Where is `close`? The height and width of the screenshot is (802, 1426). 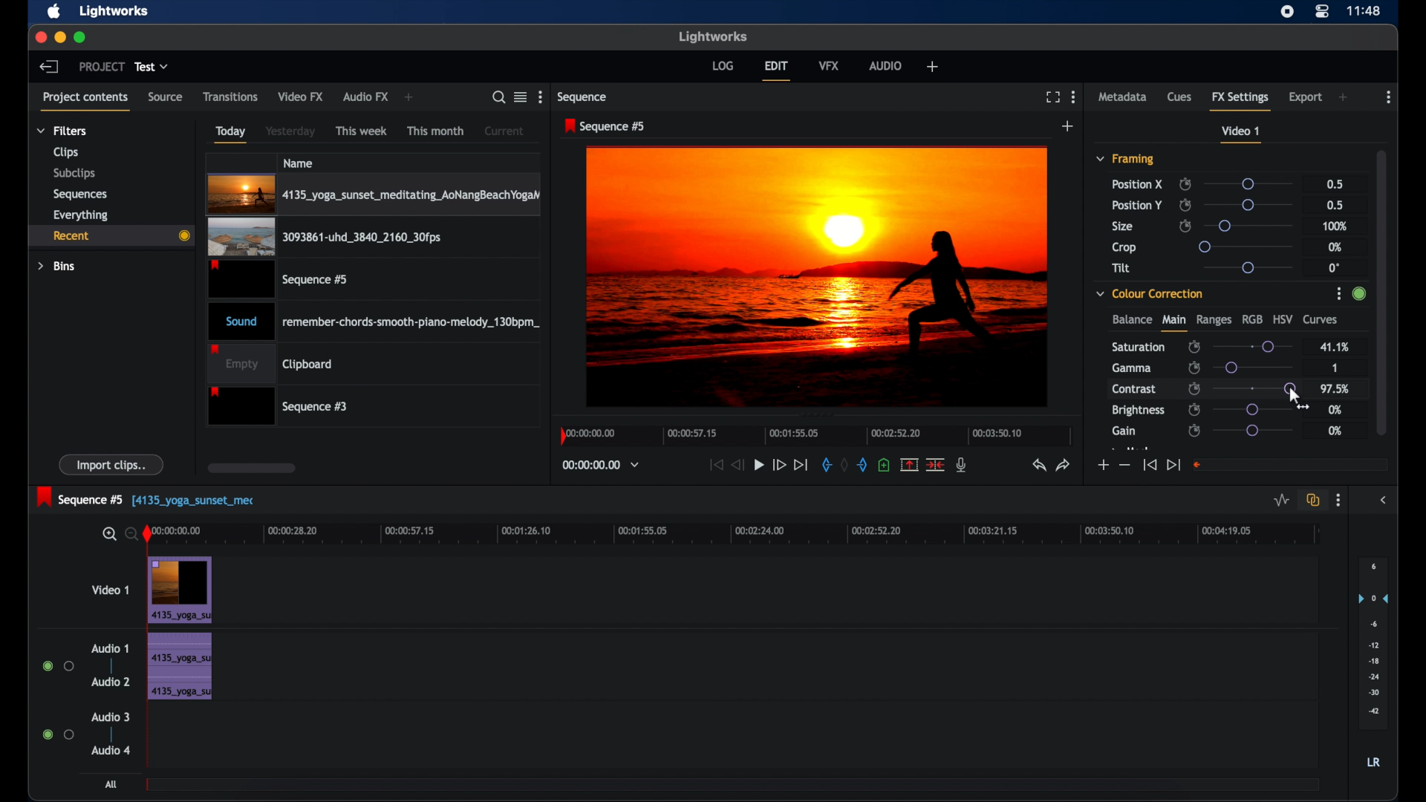 close is located at coordinates (37, 37).